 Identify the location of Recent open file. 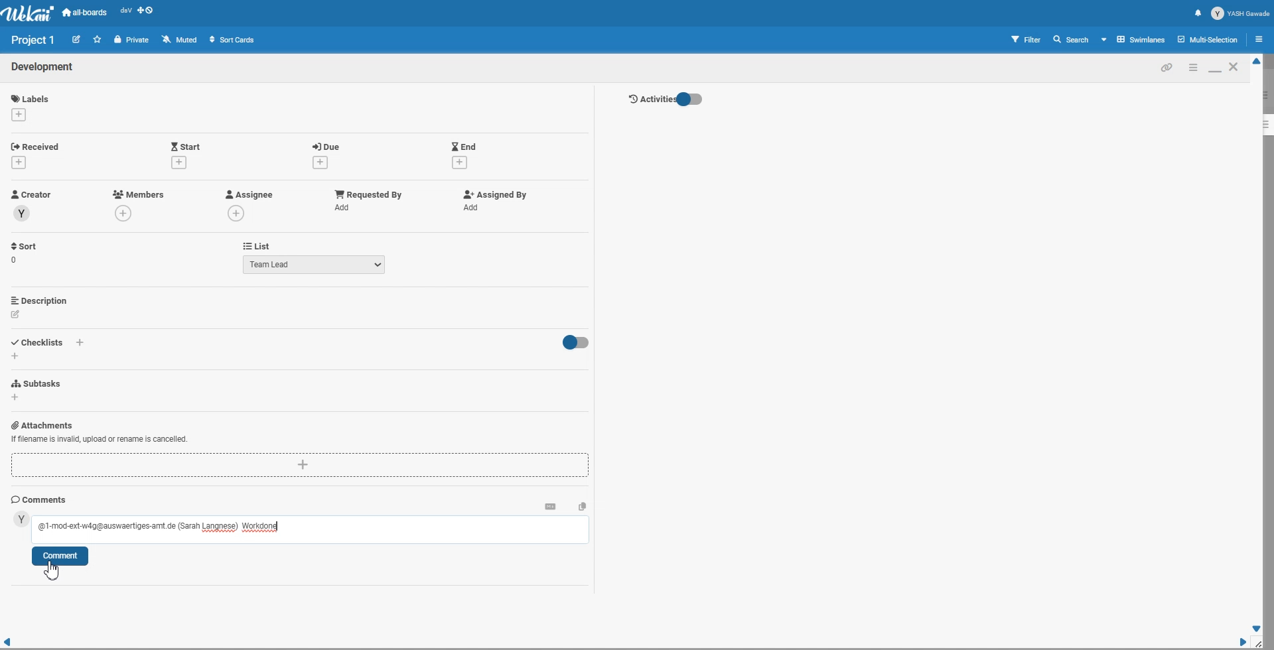
(125, 13).